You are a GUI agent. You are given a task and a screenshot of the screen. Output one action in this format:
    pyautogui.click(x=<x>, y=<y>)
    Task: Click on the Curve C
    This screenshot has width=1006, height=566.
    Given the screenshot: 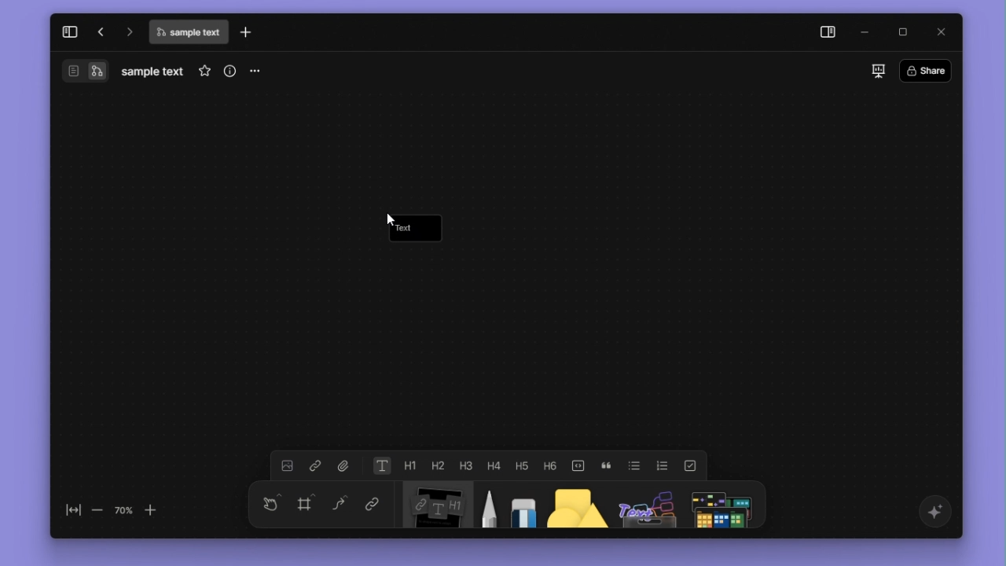 What is the action you would take?
    pyautogui.click(x=340, y=506)
    